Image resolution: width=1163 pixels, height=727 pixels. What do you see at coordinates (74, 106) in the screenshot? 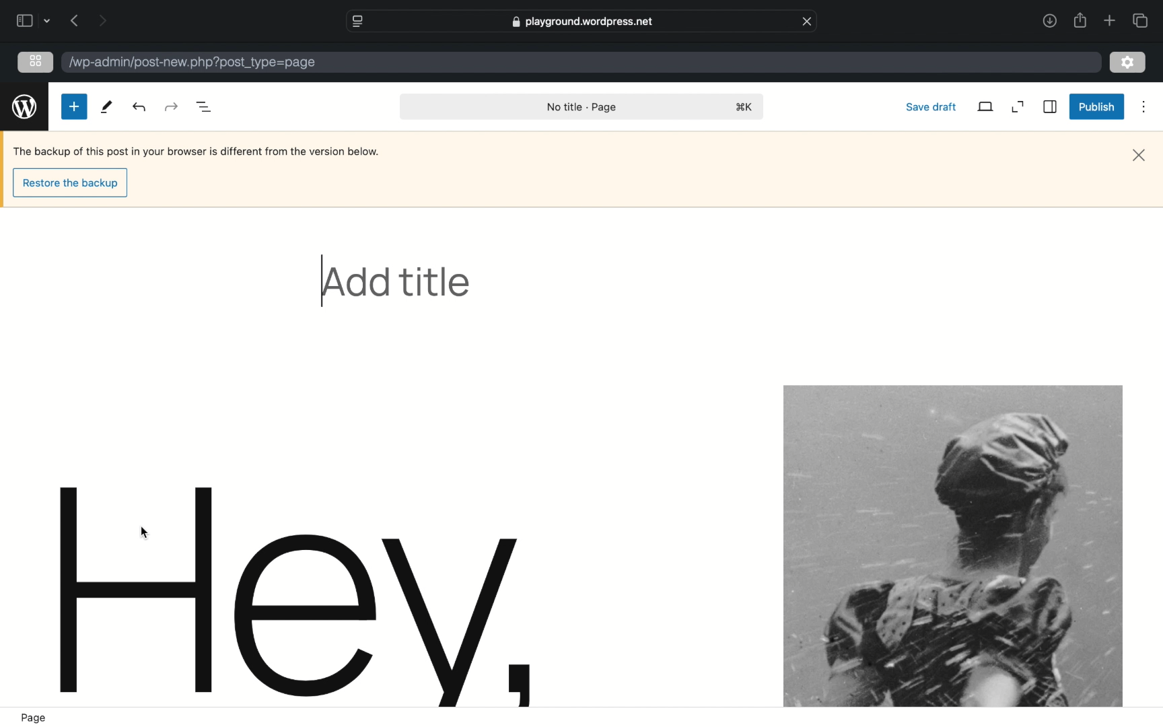
I see `new` at bounding box center [74, 106].